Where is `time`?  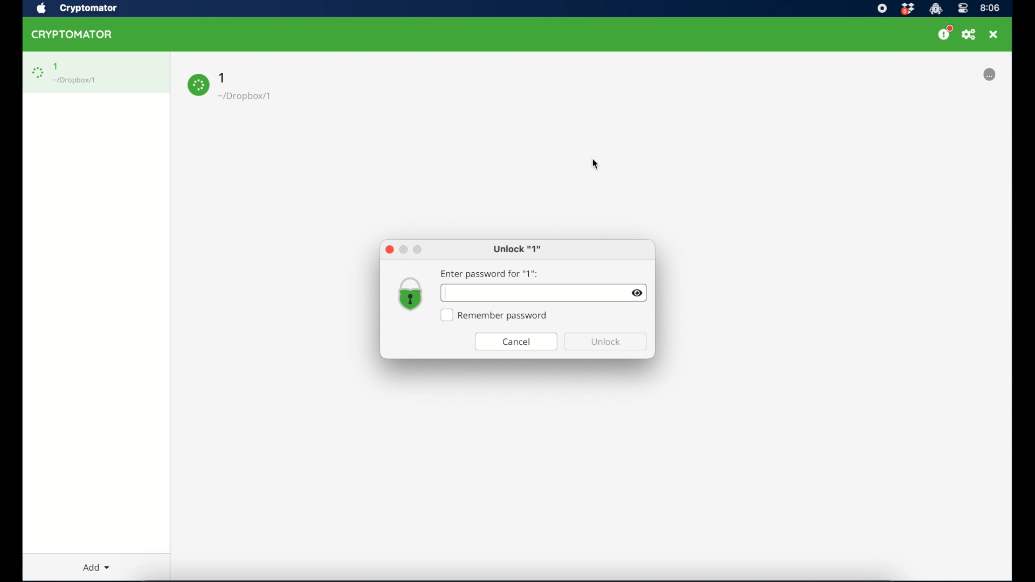
time is located at coordinates (990, 8).